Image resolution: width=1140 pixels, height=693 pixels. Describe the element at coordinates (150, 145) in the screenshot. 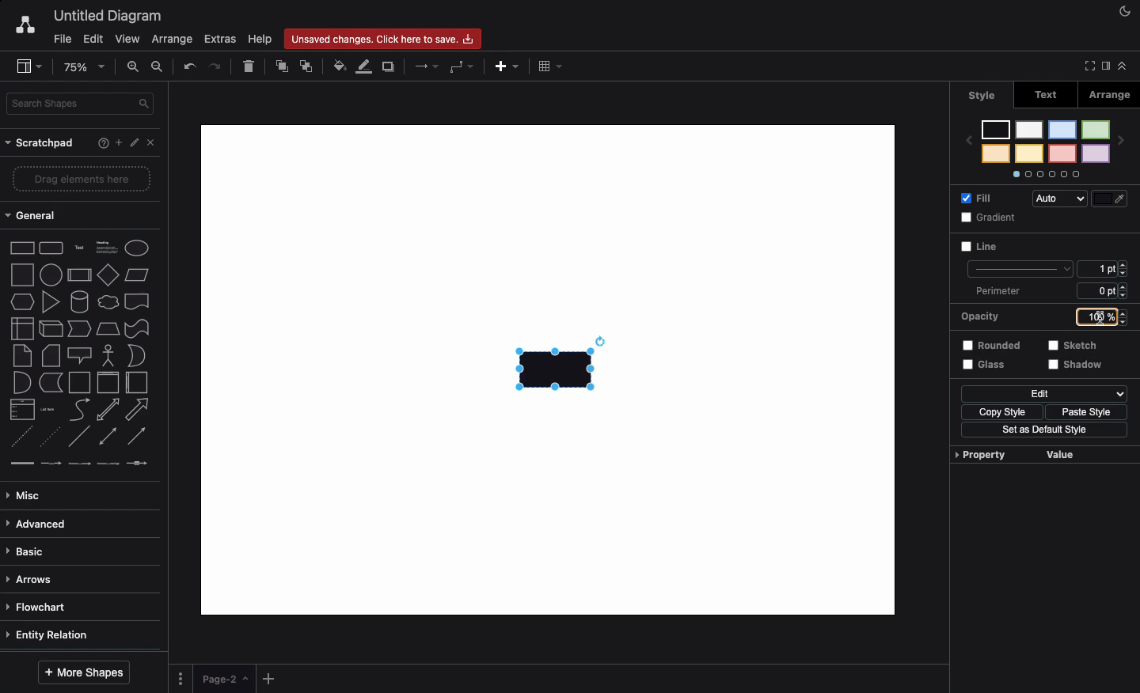

I see `Close` at that location.